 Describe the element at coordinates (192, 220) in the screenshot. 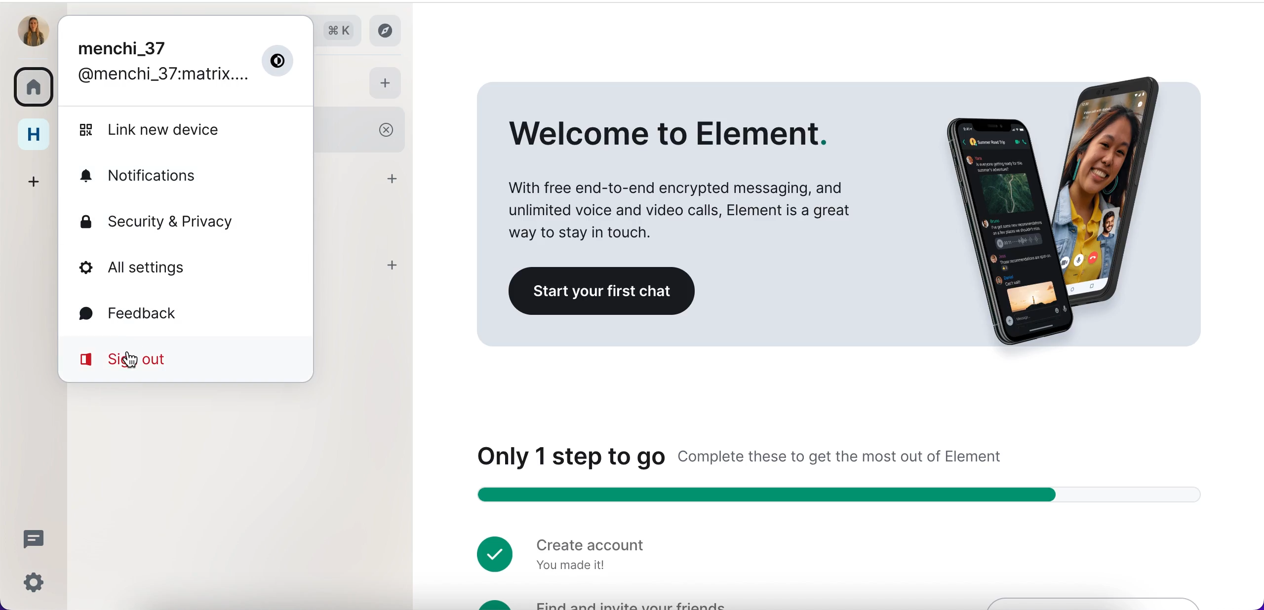

I see `security and privacy` at that location.